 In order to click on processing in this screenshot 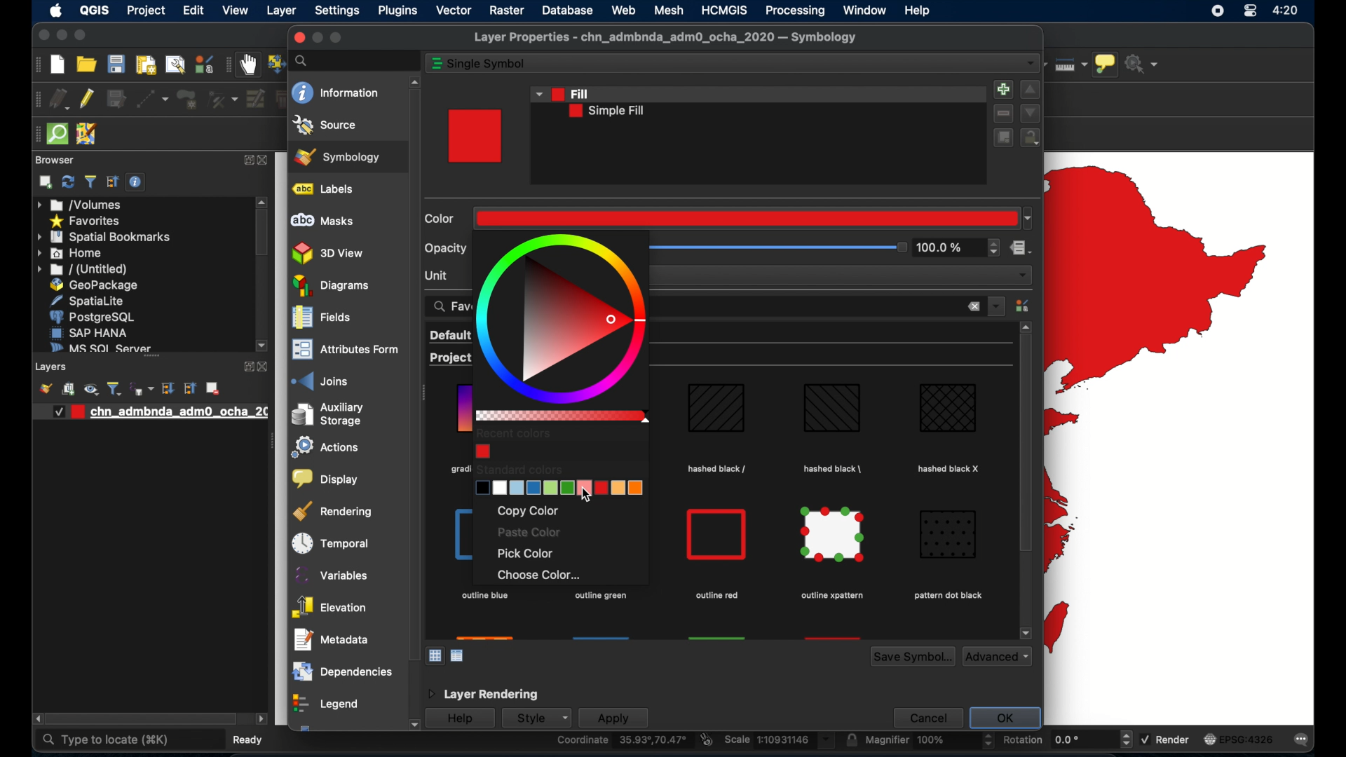, I will do `click(795, 11)`.